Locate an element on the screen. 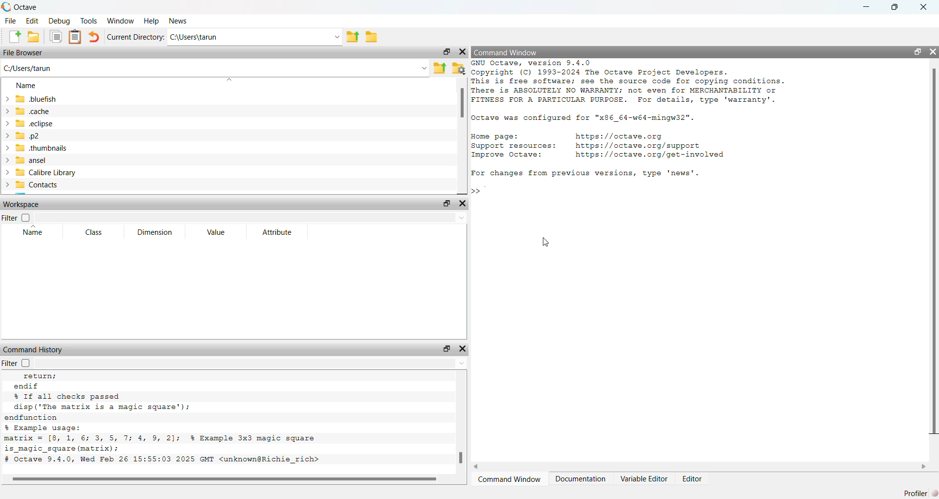 Image resolution: width=939 pixels, height=499 pixels. Folder settings is located at coordinates (458, 68).